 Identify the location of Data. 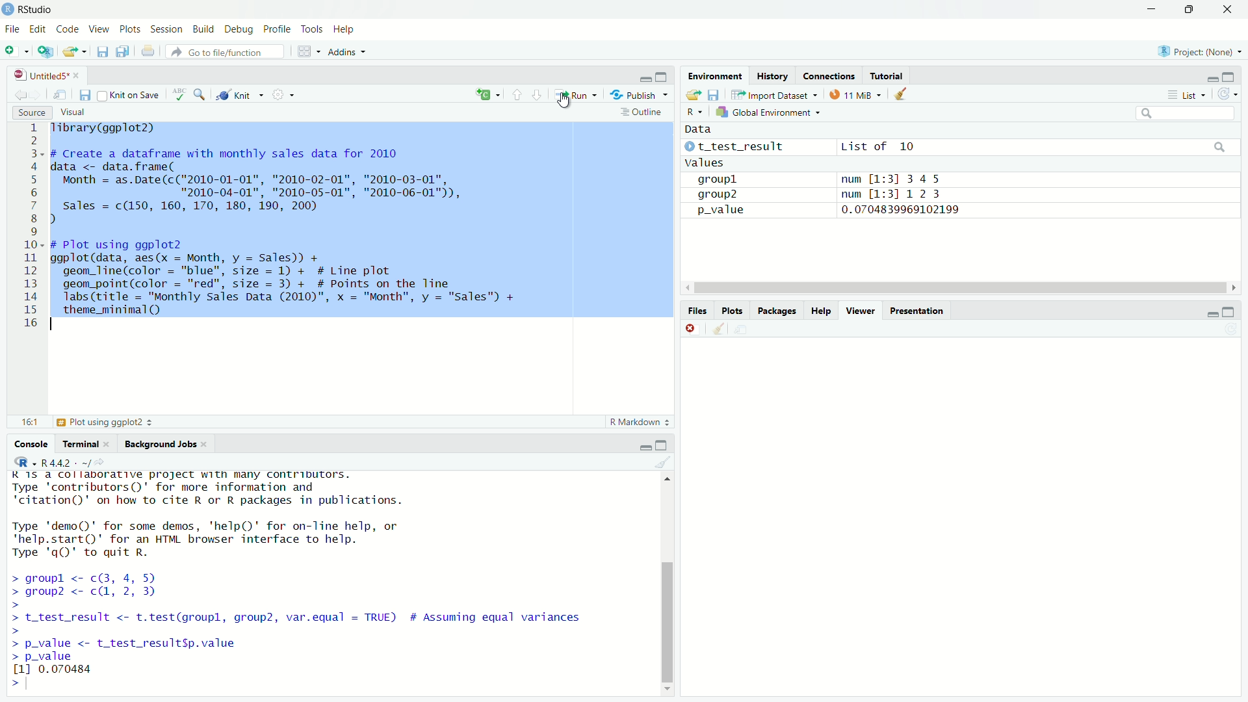
(702, 129).